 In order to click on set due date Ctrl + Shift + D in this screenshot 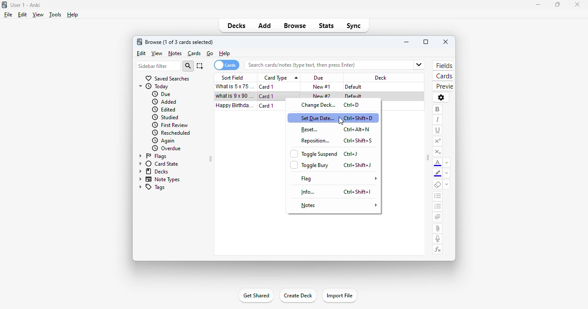, I will do `click(334, 117)`.